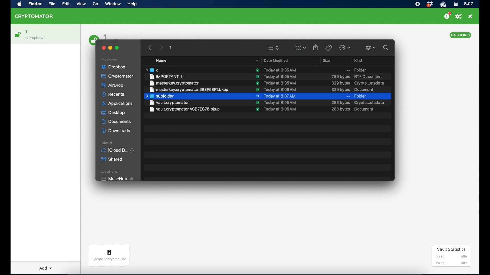 The height and width of the screenshot is (275, 490). Describe the element at coordinates (185, 103) in the screenshot. I see `file name` at that location.